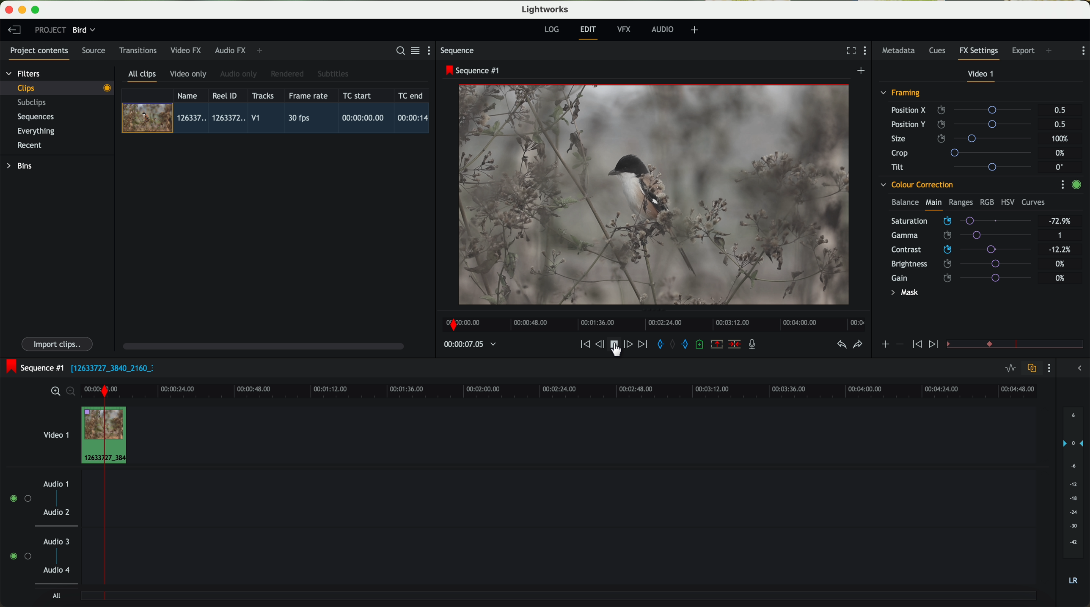 The image size is (1090, 607). What do you see at coordinates (37, 10) in the screenshot?
I see `maximize program` at bounding box center [37, 10].